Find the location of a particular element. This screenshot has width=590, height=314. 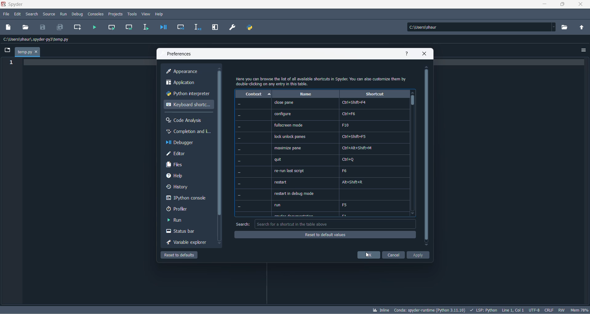

debug is located at coordinates (77, 13).